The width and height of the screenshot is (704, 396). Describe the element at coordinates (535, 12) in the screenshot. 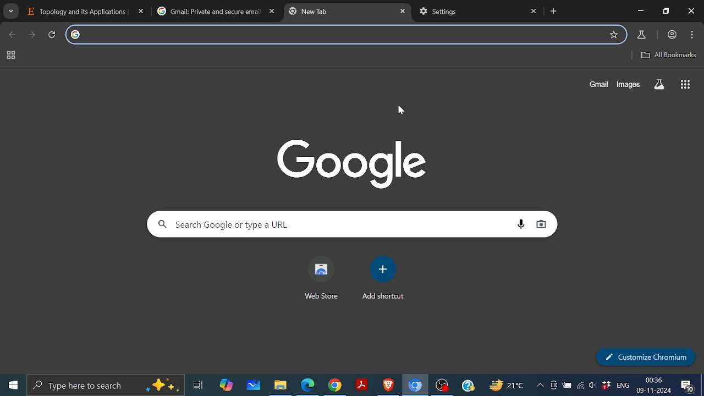

I see `Close settings tab` at that location.